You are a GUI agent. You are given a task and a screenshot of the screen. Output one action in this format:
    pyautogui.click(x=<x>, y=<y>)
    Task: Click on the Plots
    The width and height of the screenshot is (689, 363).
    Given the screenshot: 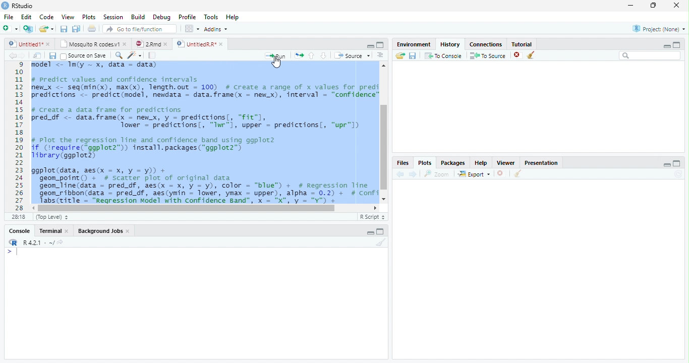 What is the action you would take?
    pyautogui.click(x=426, y=162)
    